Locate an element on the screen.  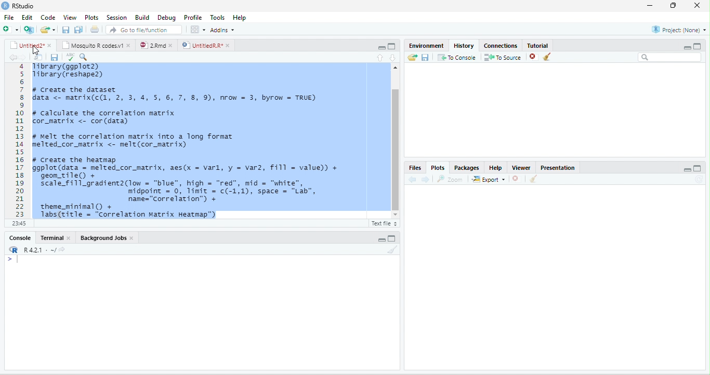
RStudio is located at coordinates (25, 6).